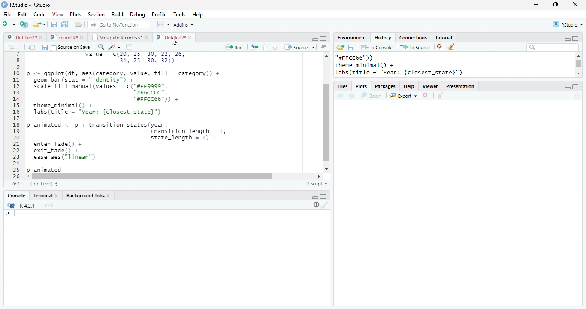 This screenshot has width=586, height=309. I want to click on RStudio-RStudio, so click(30, 5).